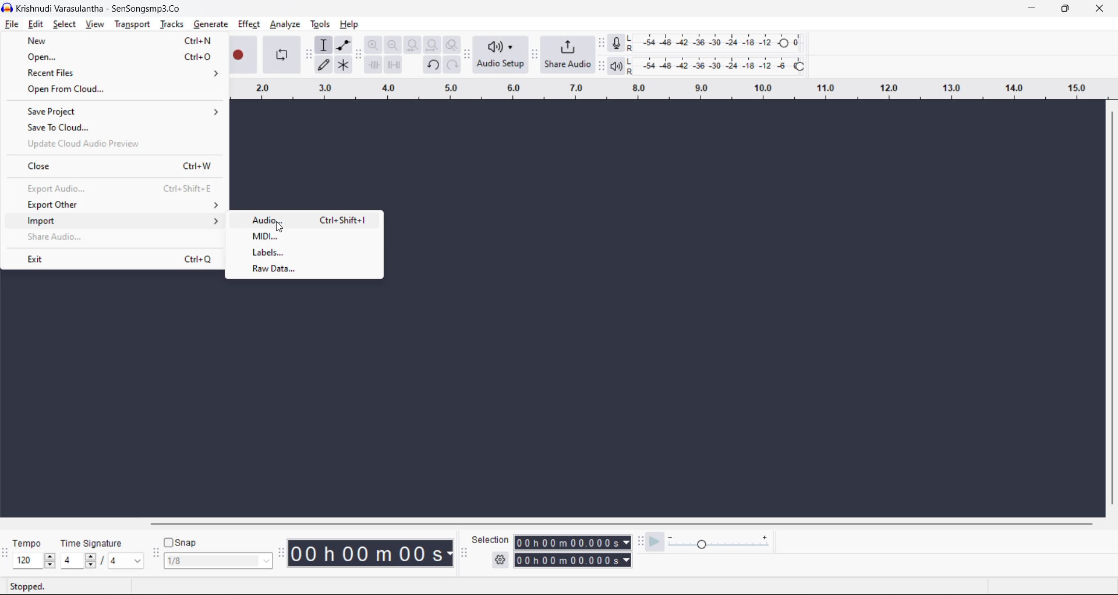 Image resolution: width=1118 pixels, height=595 pixels. Describe the element at coordinates (622, 66) in the screenshot. I see `playback meter` at that location.